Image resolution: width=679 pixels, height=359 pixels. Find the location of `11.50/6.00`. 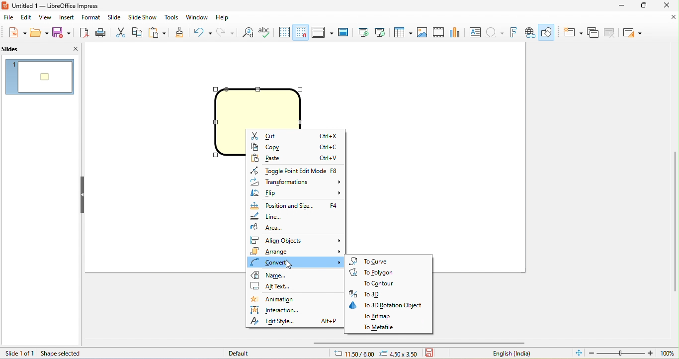

11.50/6.00 is located at coordinates (353, 353).